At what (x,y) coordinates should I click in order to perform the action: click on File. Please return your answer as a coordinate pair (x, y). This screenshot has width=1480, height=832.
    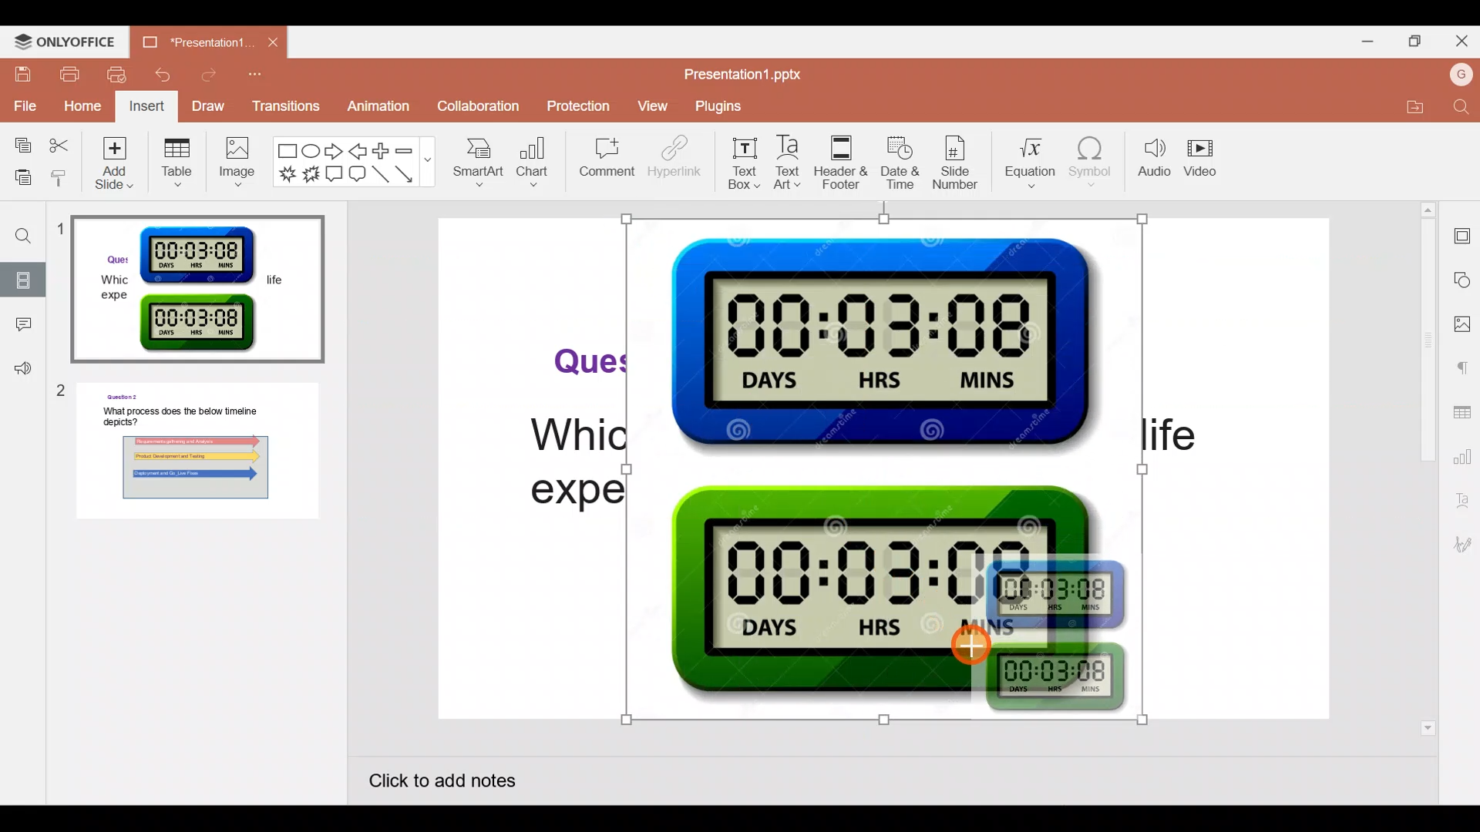
    Looking at the image, I should click on (22, 106).